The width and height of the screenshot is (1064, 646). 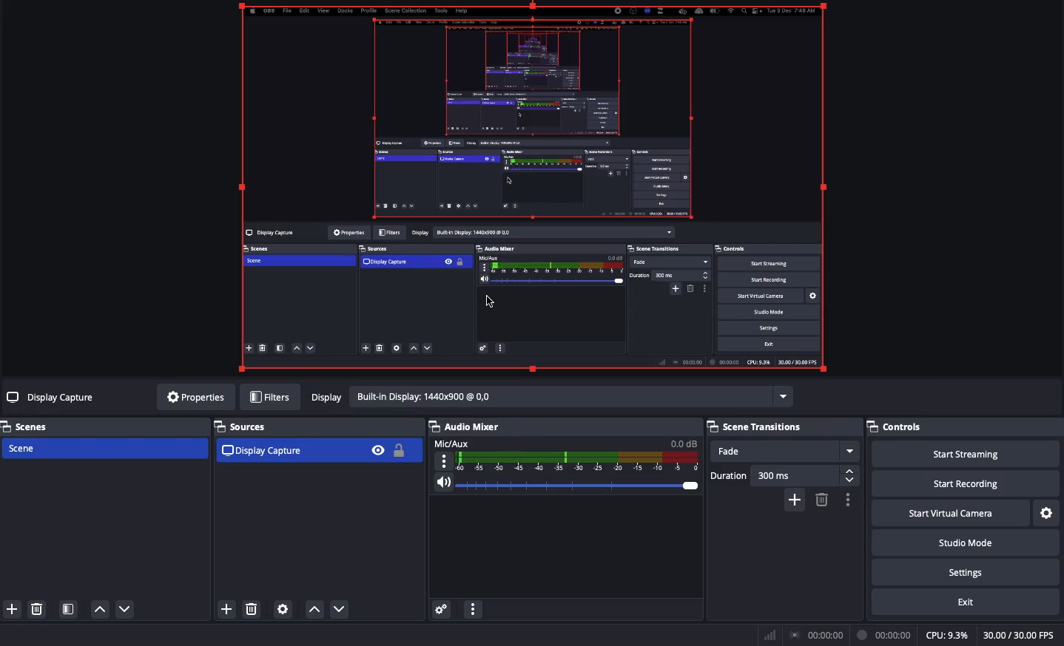 I want to click on Sources, so click(x=247, y=426).